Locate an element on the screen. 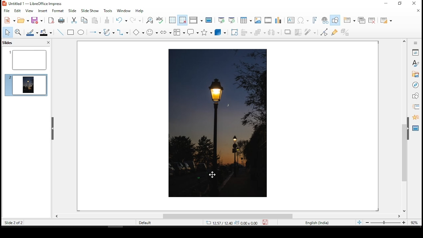 Image resolution: width=423 pixels, height=238 pixels. spell check is located at coordinates (161, 20).